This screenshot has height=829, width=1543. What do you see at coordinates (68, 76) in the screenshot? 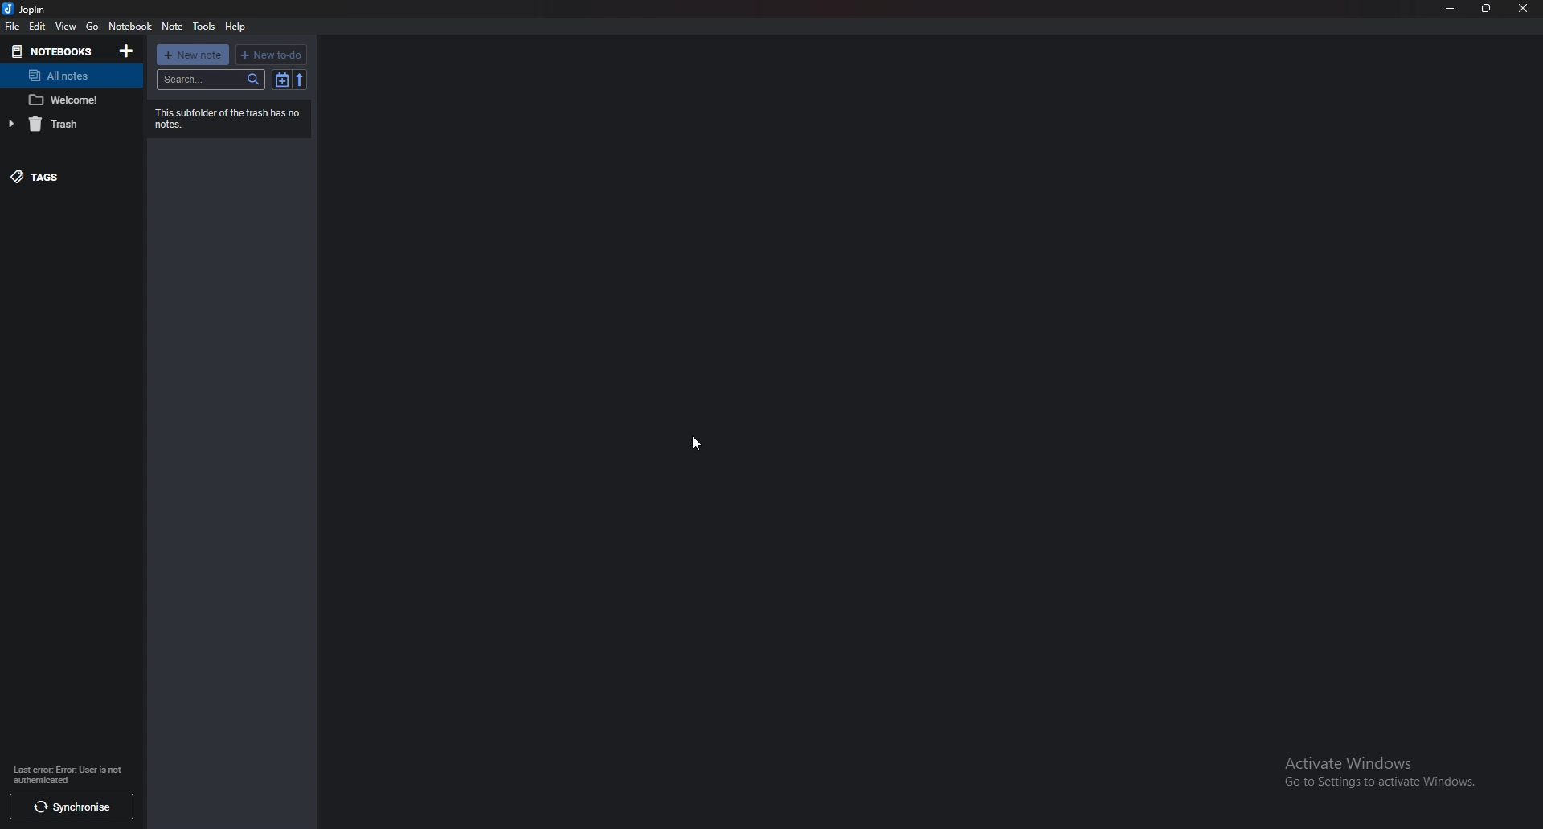
I see `All notes` at bounding box center [68, 76].